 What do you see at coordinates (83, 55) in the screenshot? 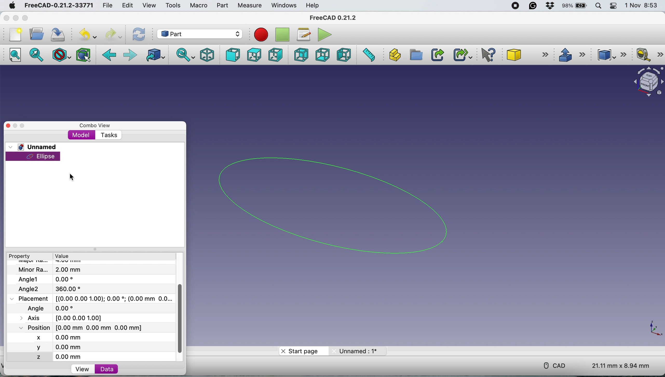
I see `bounding box` at bounding box center [83, 55].